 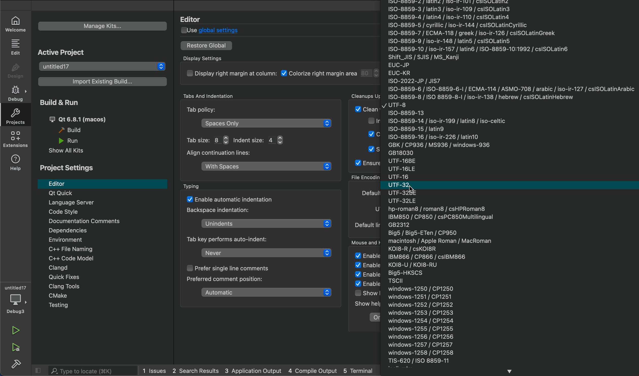 What do you see at coordinates (367, 242) in the screenshot?
I see `Mouse ad Keyboard` at bounding box center [367, 242].